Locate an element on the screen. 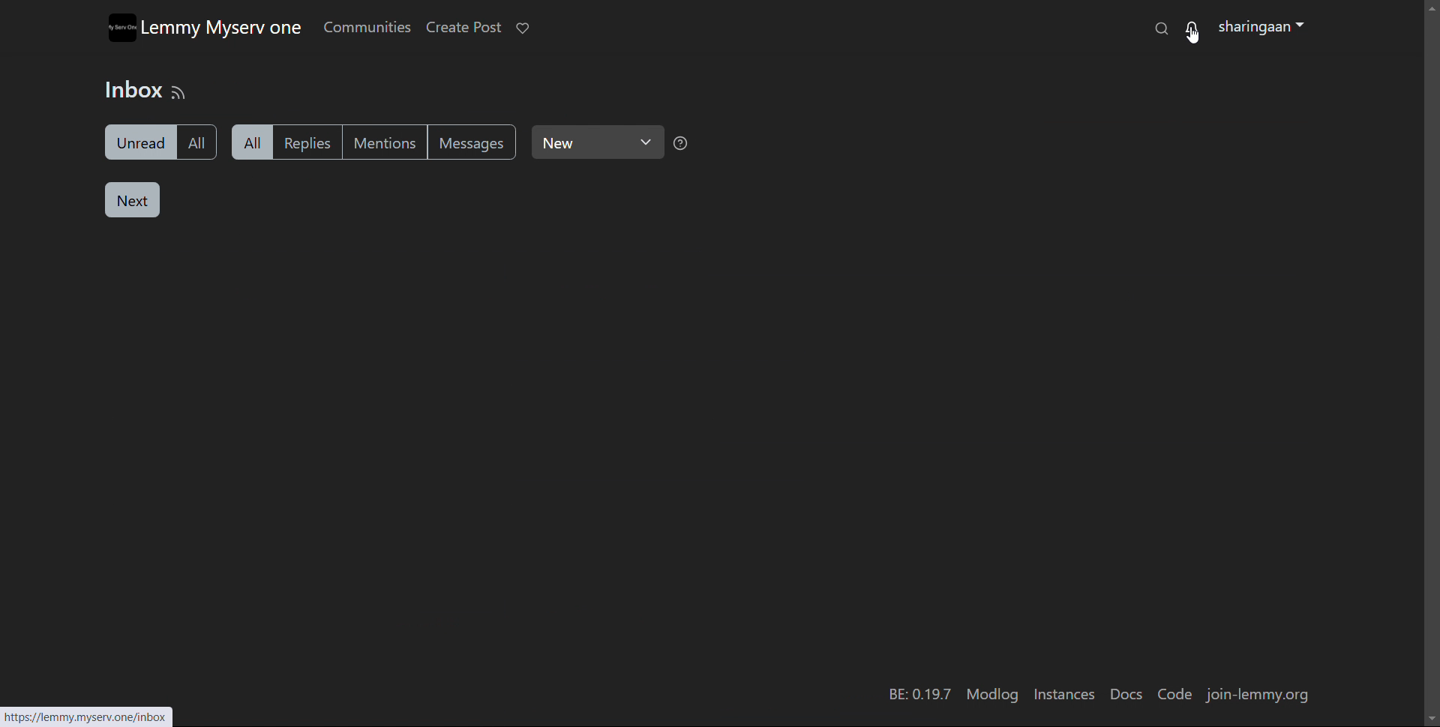 The image size is (1440, 727). Scroll Down is located at coordinates (1427, 718).